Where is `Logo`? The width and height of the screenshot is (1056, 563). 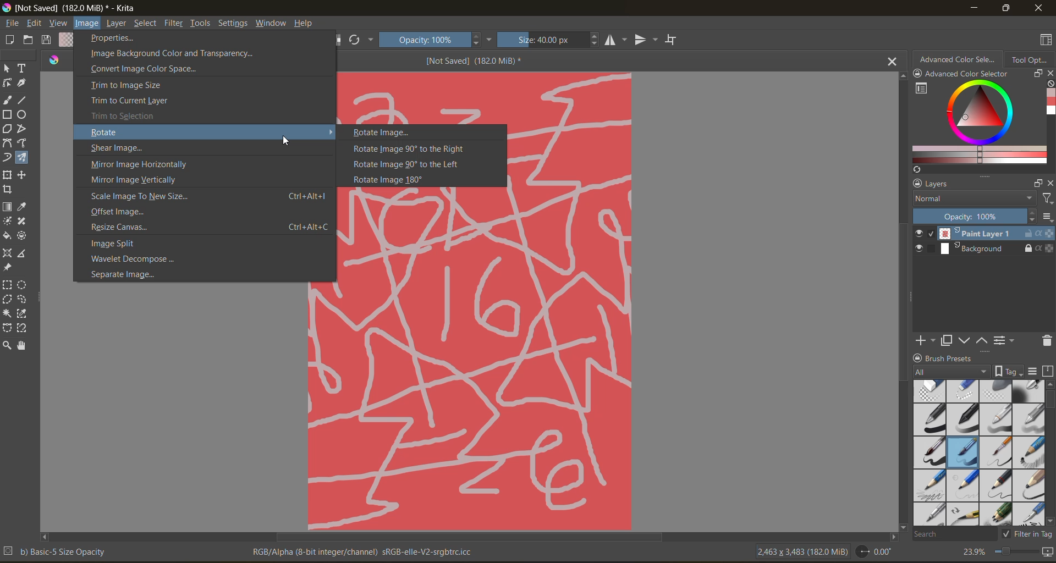
Logo is located at coordinates (55, 60).